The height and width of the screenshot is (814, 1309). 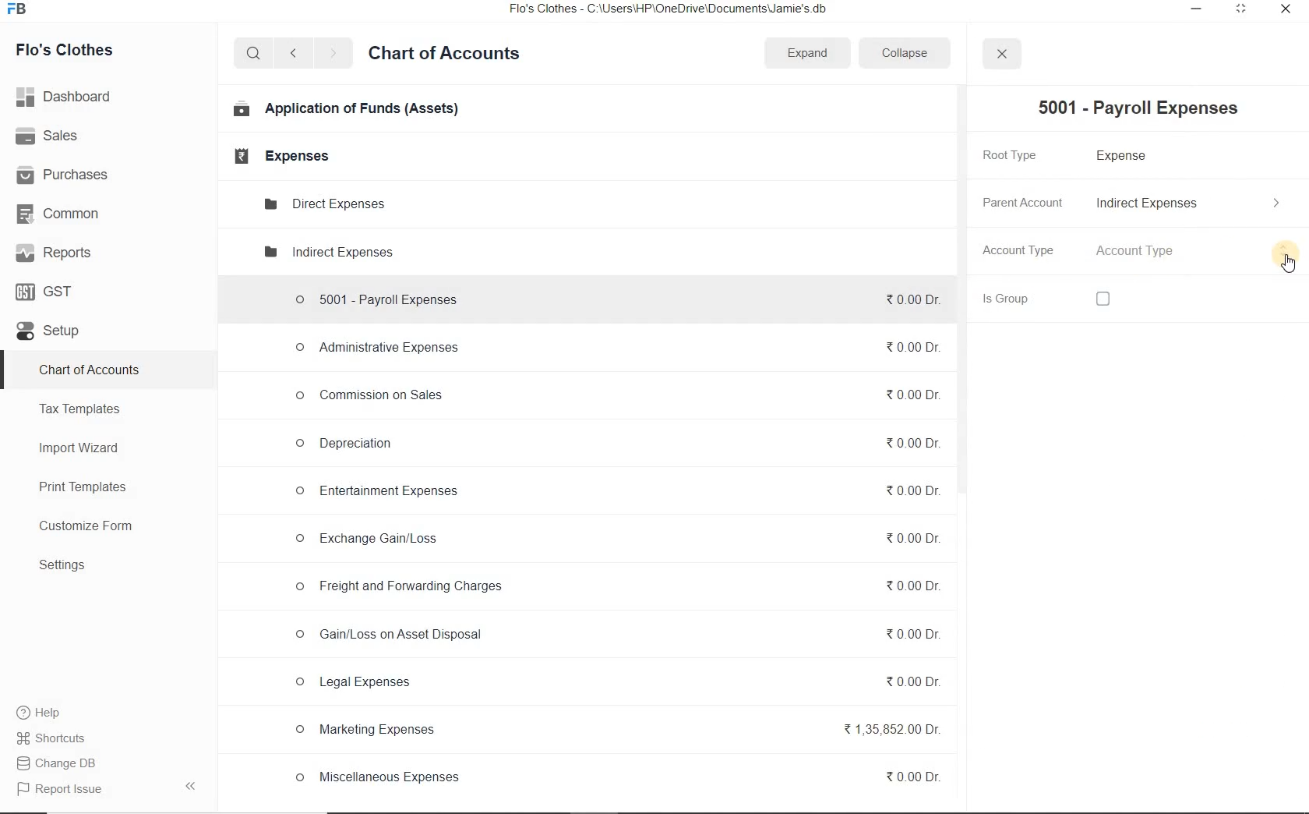 I want to click on © Depreciation 20.000r, so click(x=615, y=441).